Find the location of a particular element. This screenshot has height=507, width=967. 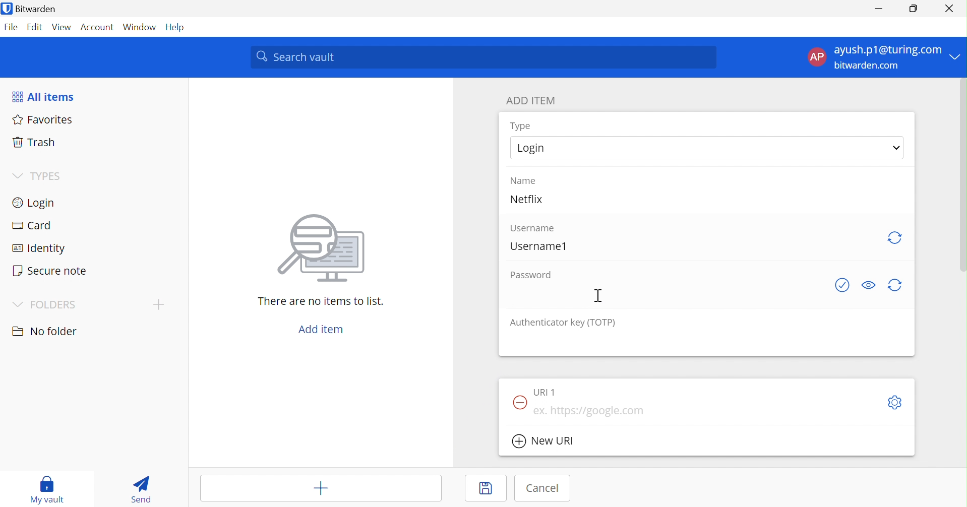

Add folder is located at coordinates (159, 305).